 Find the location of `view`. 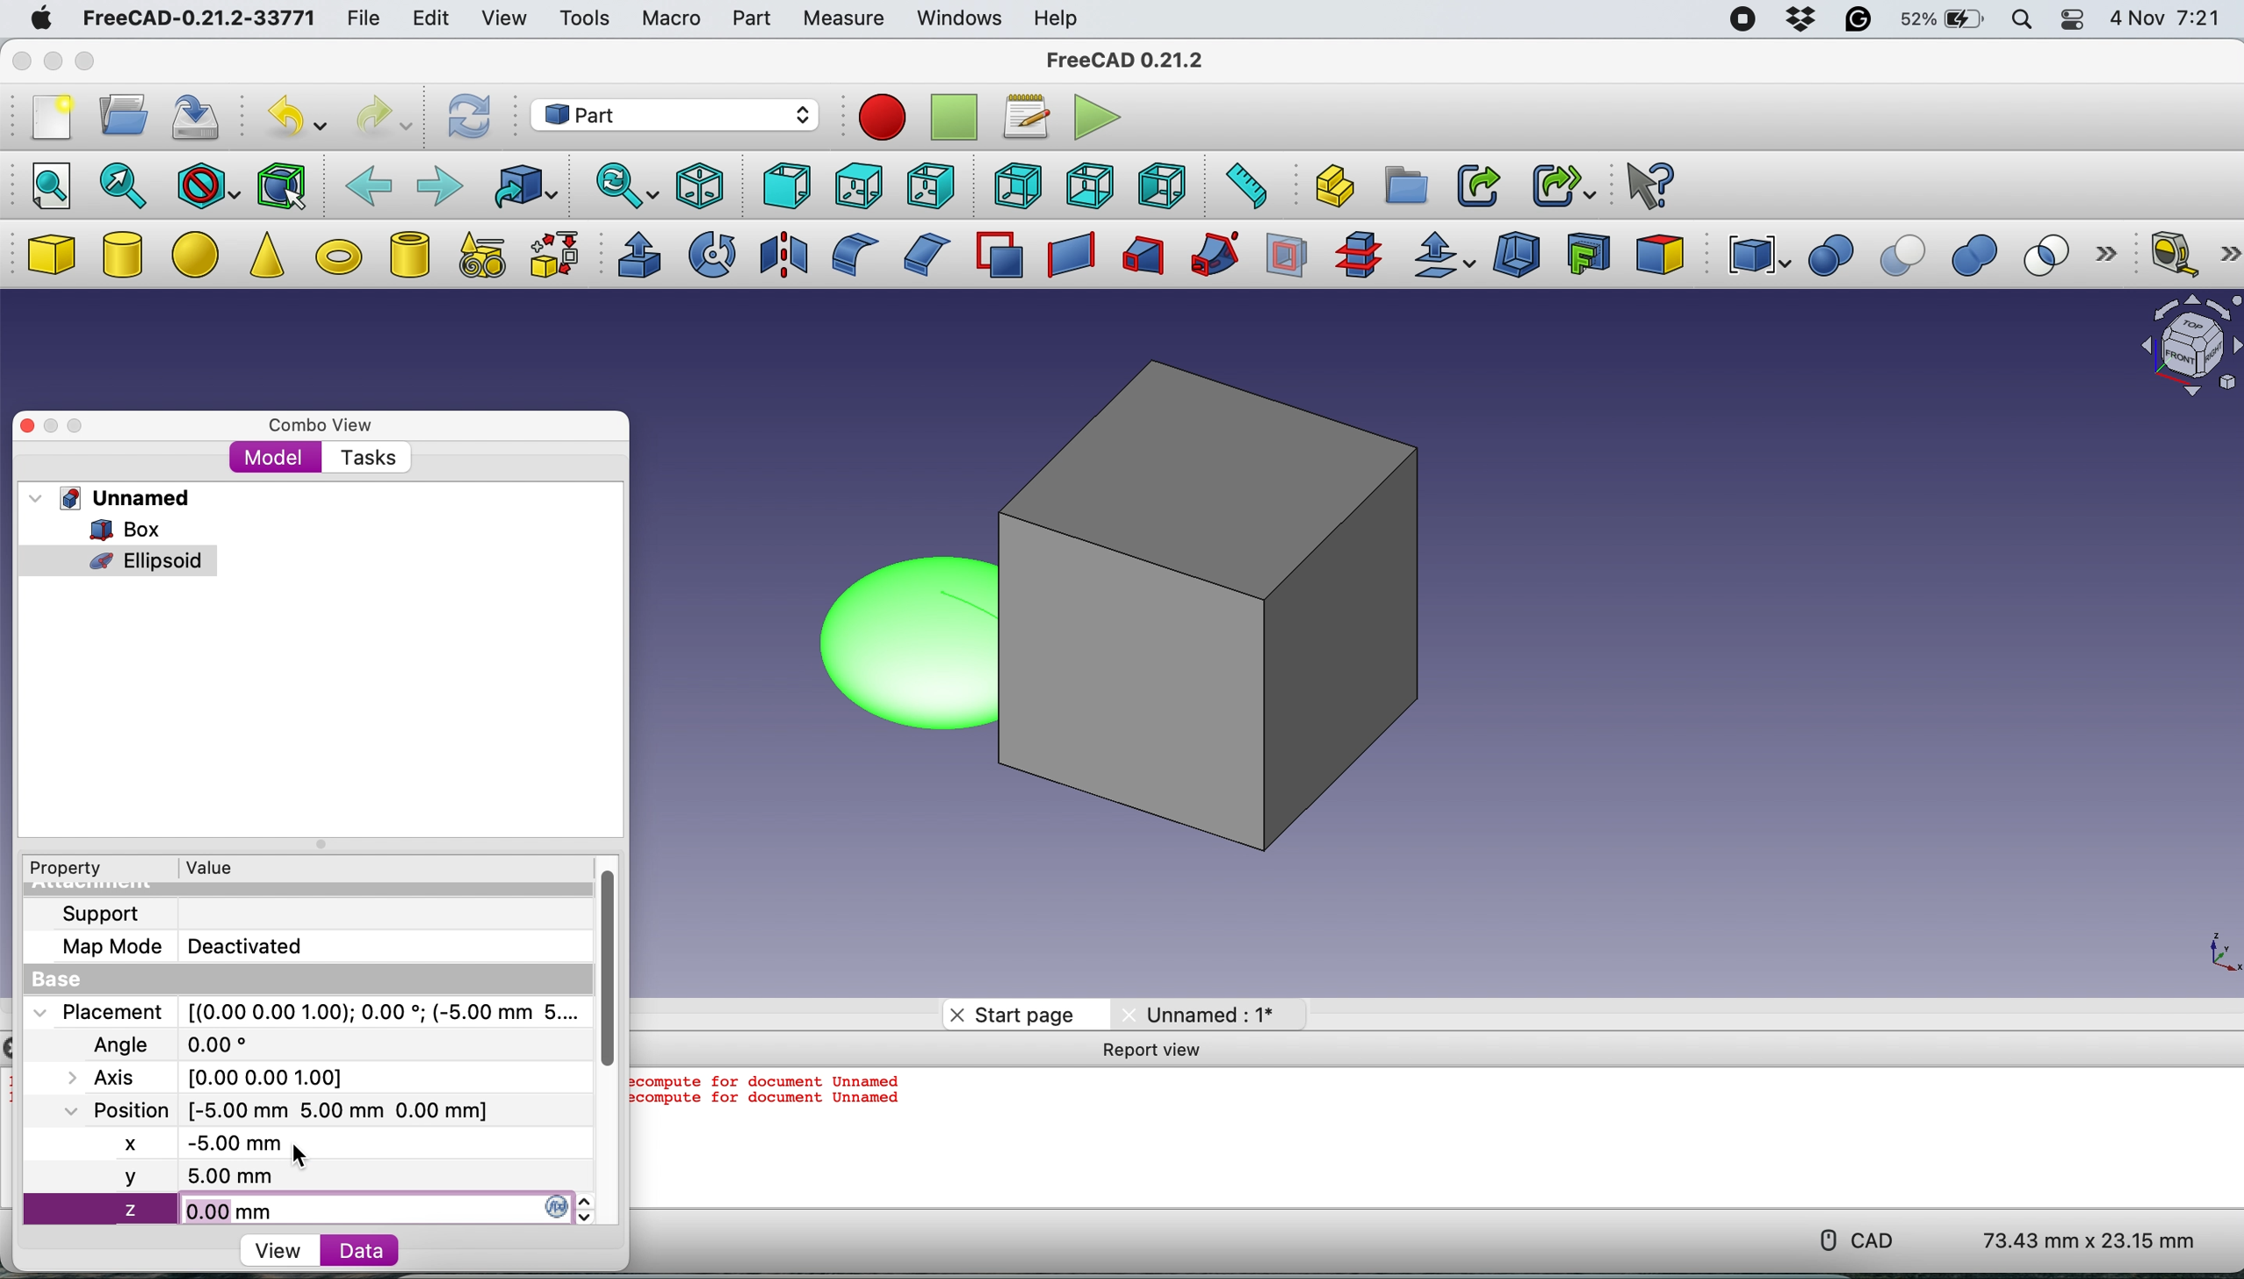

view is located at coordinates (284, 1249).